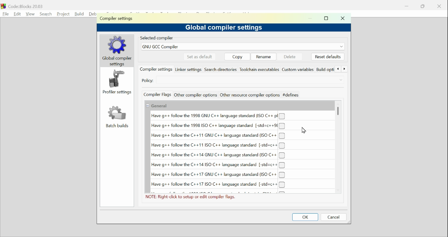 The image size is (448, 237). I want to click on Other resource compiler options, so click(249, 94).